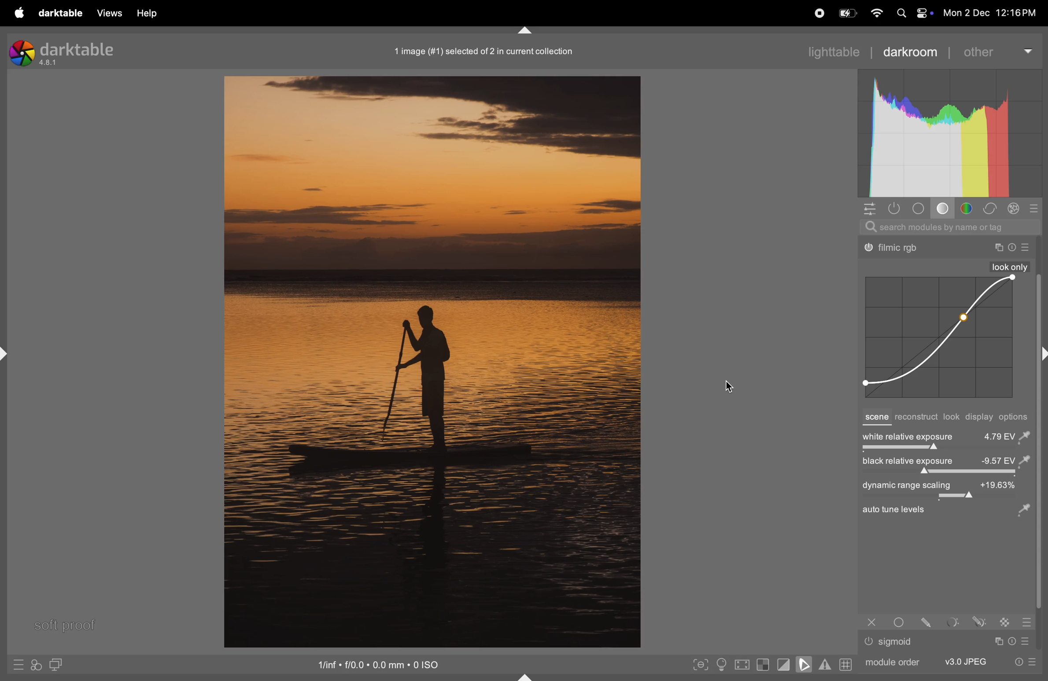 The image size is (1048, 681). I want to click on double window, so click(55, 666).